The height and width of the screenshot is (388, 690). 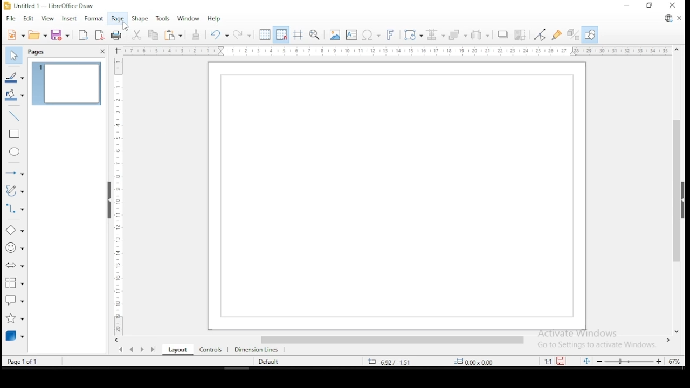 I want to click on snap to grids, so click(x=282, y=36).